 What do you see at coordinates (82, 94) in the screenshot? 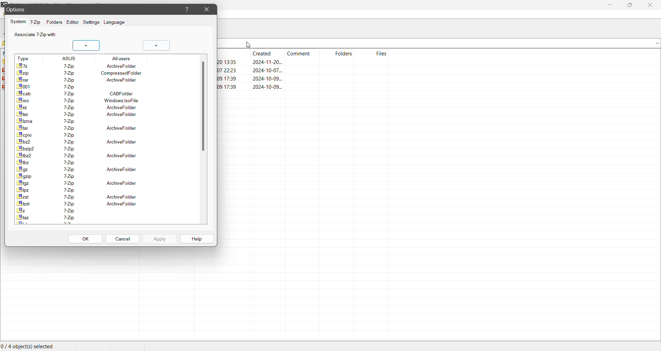
I see `CABFolder` at bounding box center [82, 94].